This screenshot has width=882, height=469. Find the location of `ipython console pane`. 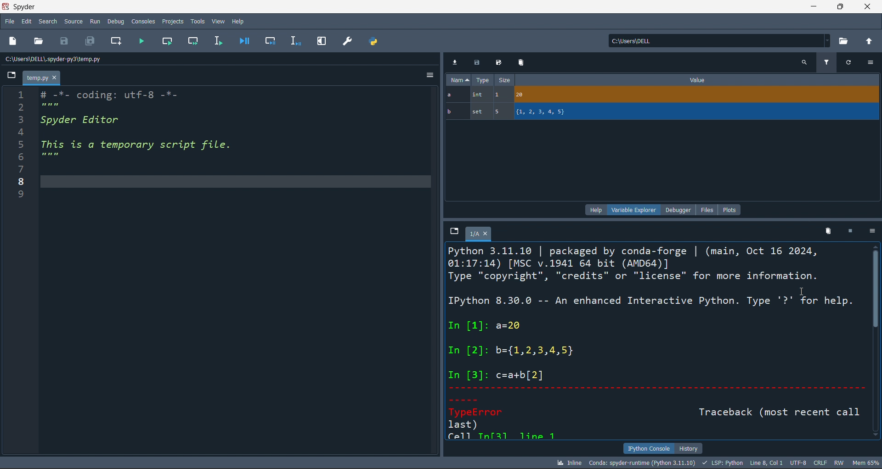

ipython console pane is located at coordinates (657, 342).